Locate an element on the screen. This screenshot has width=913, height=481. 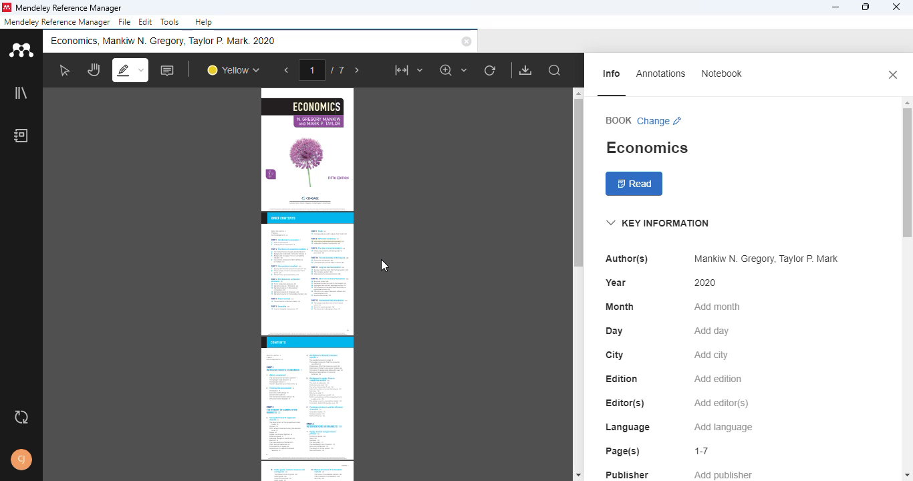
notebook is located at coordinates (721, 73).